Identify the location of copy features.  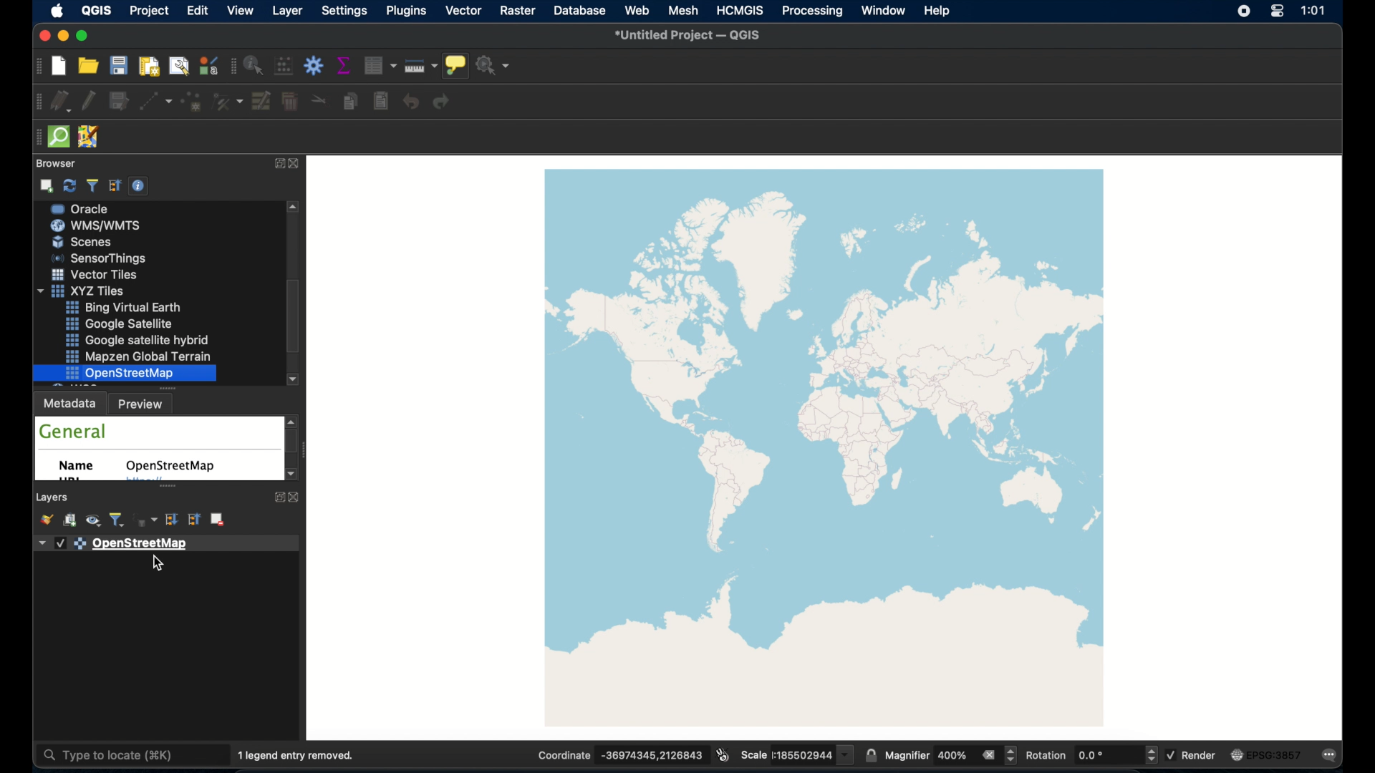
(349, 102).